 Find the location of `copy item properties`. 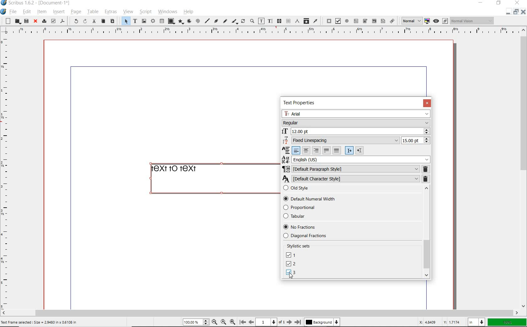

copy item properties is located at coordinates (306, 21).